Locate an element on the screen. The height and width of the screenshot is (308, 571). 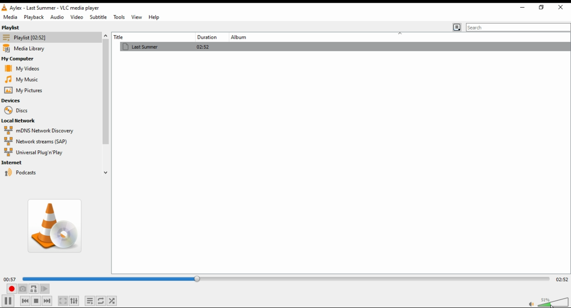
playlist is located at coordinates (29, 38).